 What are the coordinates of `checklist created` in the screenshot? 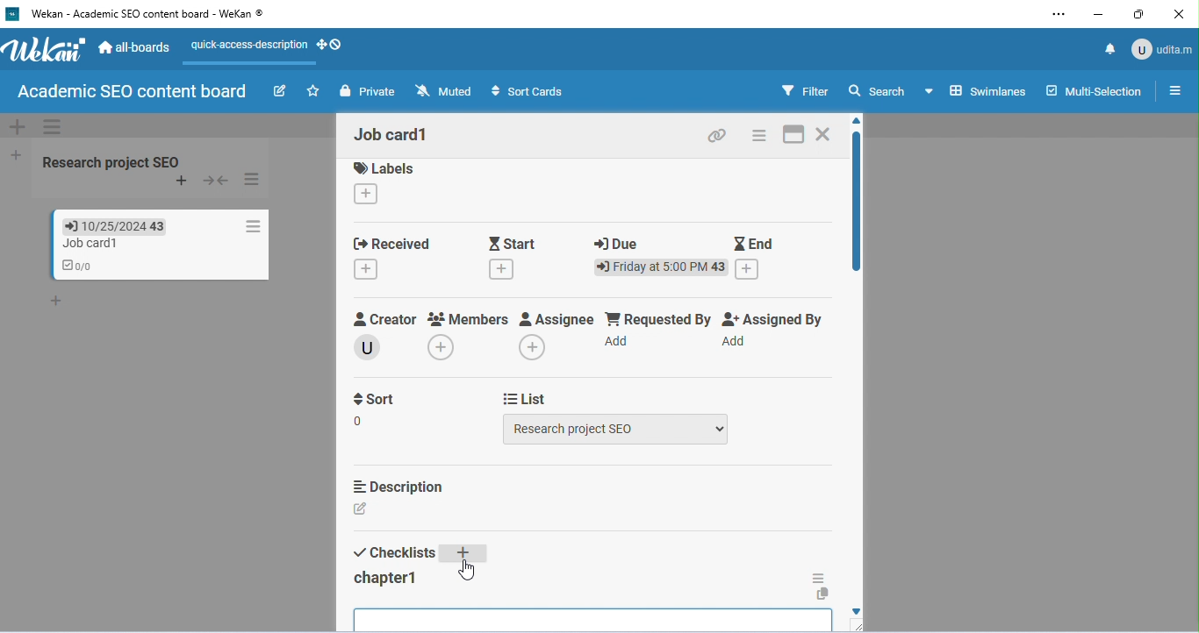 It's located at (76, 264).